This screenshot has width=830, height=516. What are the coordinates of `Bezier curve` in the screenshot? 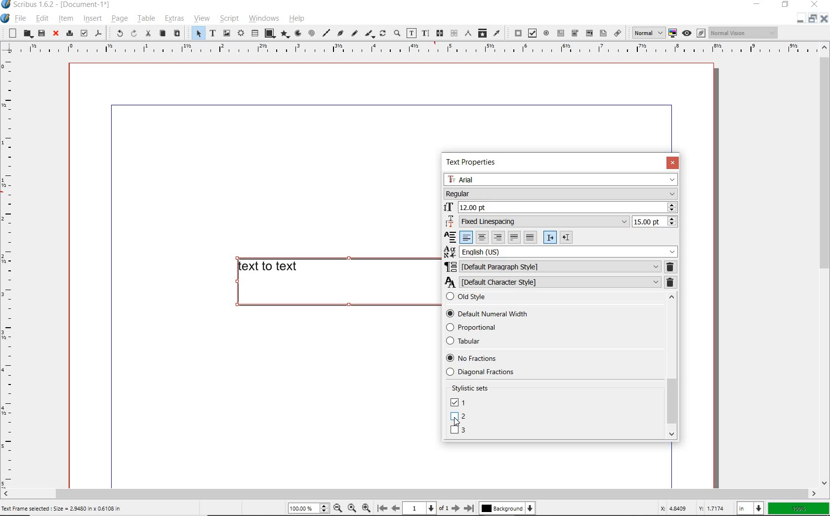 It's located at (340, 34).